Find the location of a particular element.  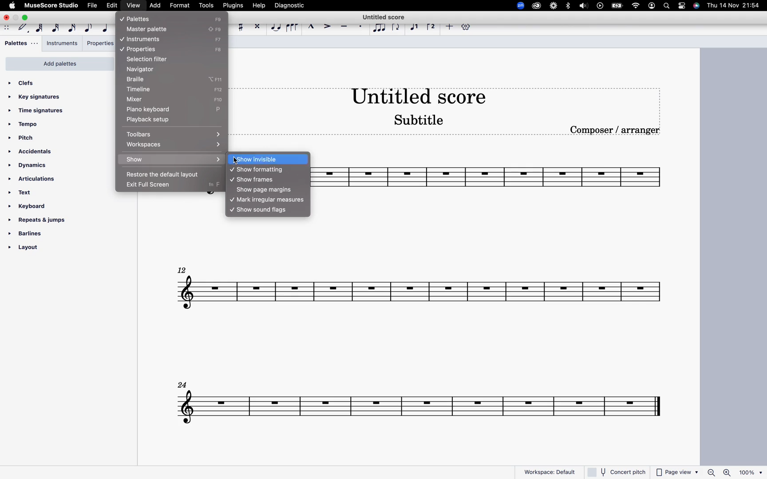

layout is located at coordinates (36, 251).